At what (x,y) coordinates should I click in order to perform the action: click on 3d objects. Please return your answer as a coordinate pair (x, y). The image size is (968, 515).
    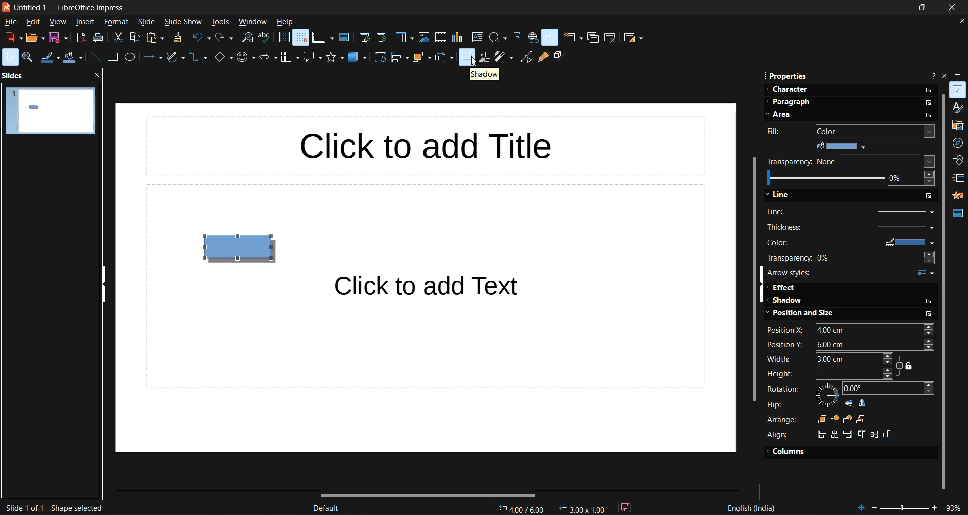
    Looking at the image, I should click on (357, 57).